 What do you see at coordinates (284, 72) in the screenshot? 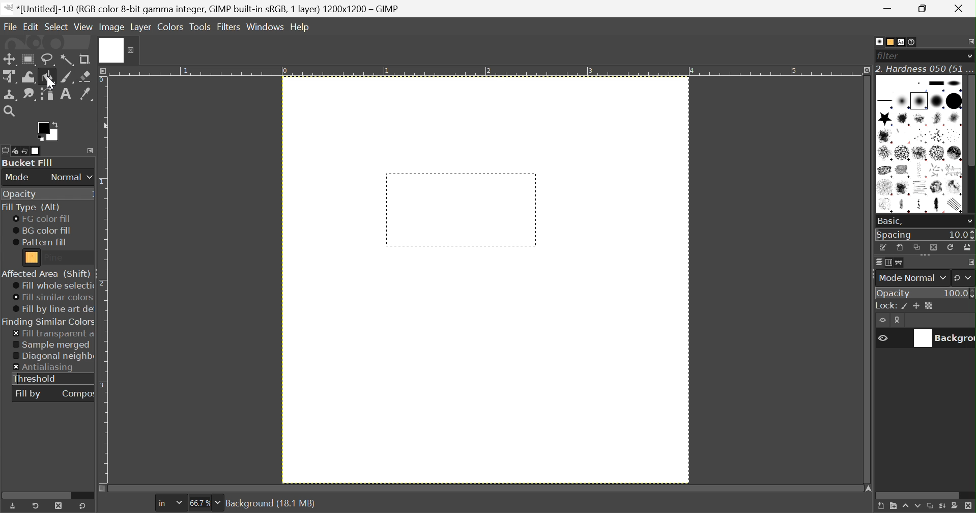
I see `0` at bounding box center [284, 72].